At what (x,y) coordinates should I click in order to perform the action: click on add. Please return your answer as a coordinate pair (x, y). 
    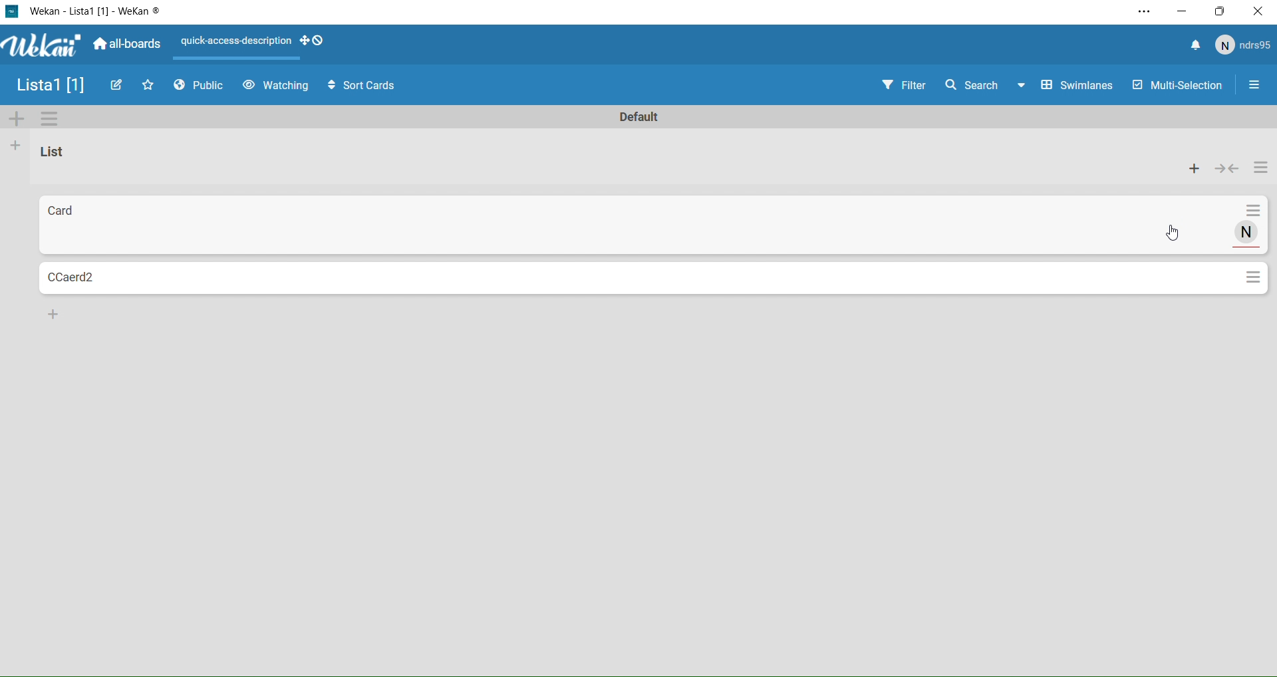
    Looking at the image, I should click on (1195, 171).